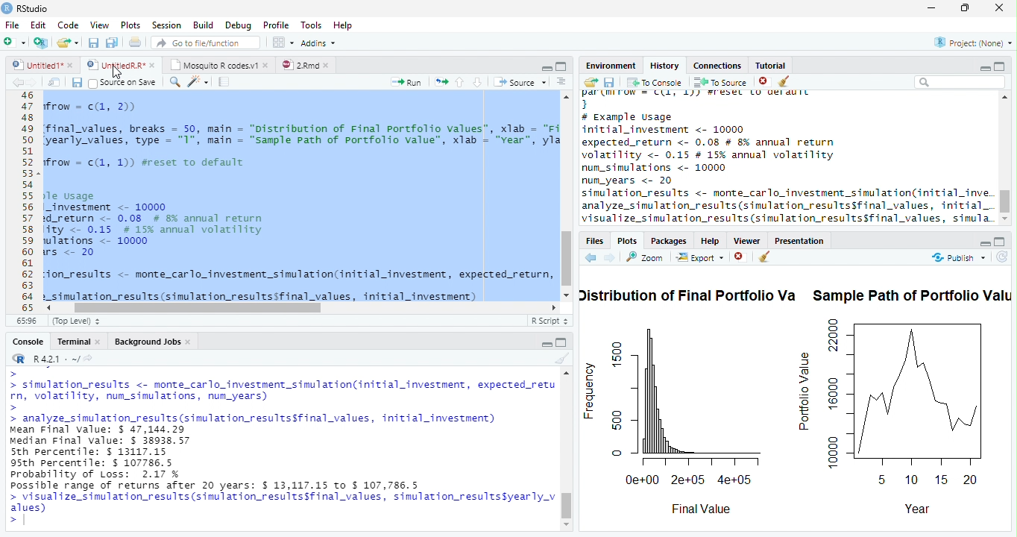 The image size is (1017, 537). Describe the element at coordinates (1001, 240) in the screenshot. I see `Full Height` at that location.